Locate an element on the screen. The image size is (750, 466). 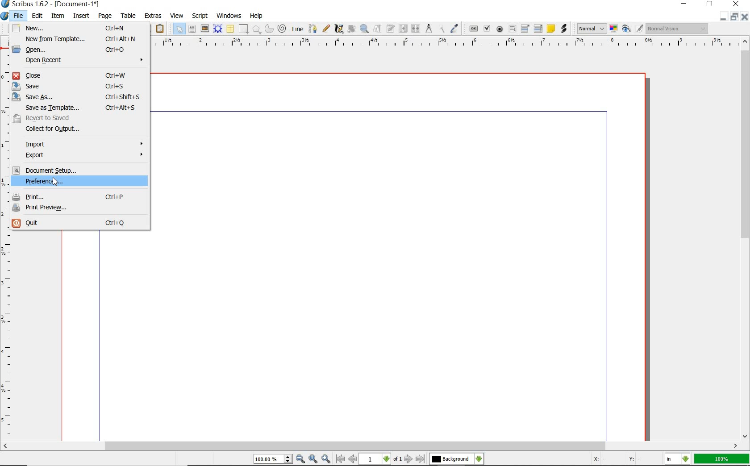
OPEN RECENT is located at coordinates (83, 62).